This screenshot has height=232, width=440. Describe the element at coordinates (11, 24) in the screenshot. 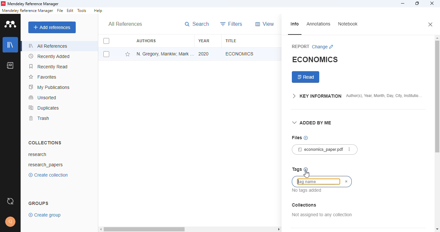

I see `logo` at that location.